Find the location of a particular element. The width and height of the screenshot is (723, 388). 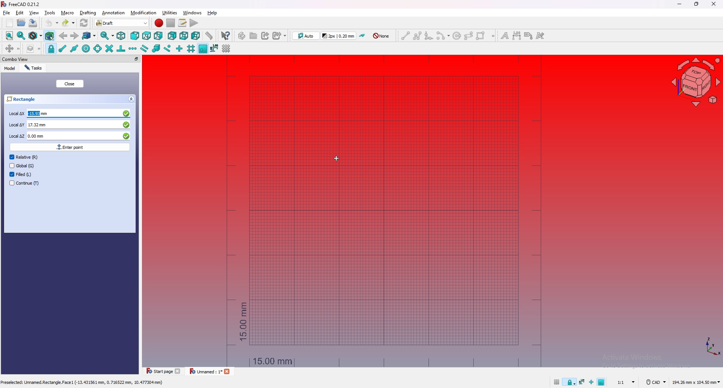

snap lock is located at coordinates (570, 382).